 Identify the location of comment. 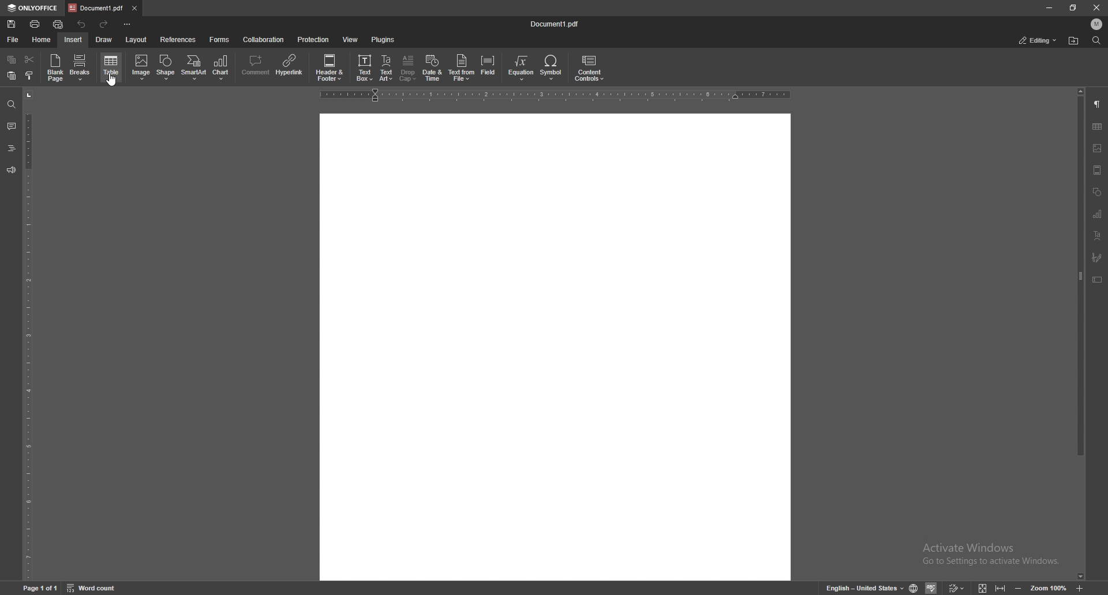
(12, 126).